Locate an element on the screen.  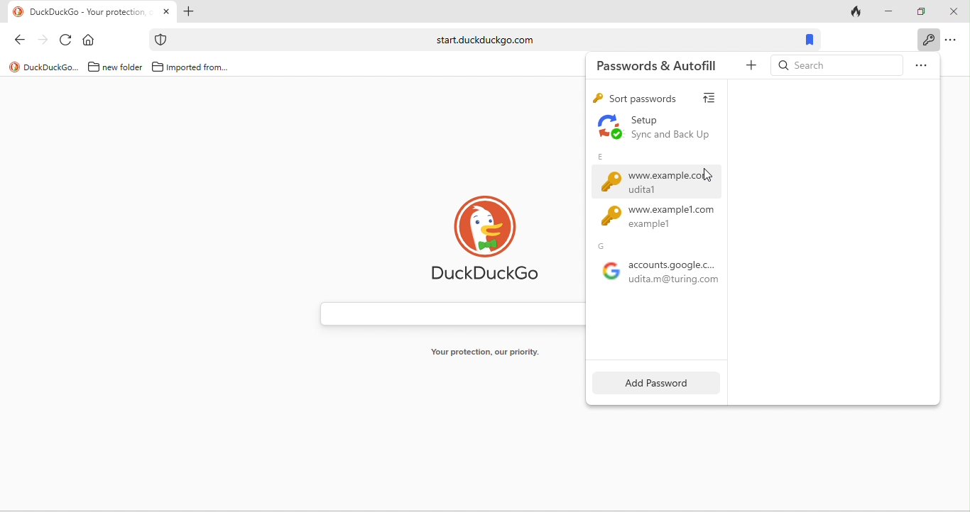
Removed a saved password for Facebook.com. is located at coordinates (666, 256).